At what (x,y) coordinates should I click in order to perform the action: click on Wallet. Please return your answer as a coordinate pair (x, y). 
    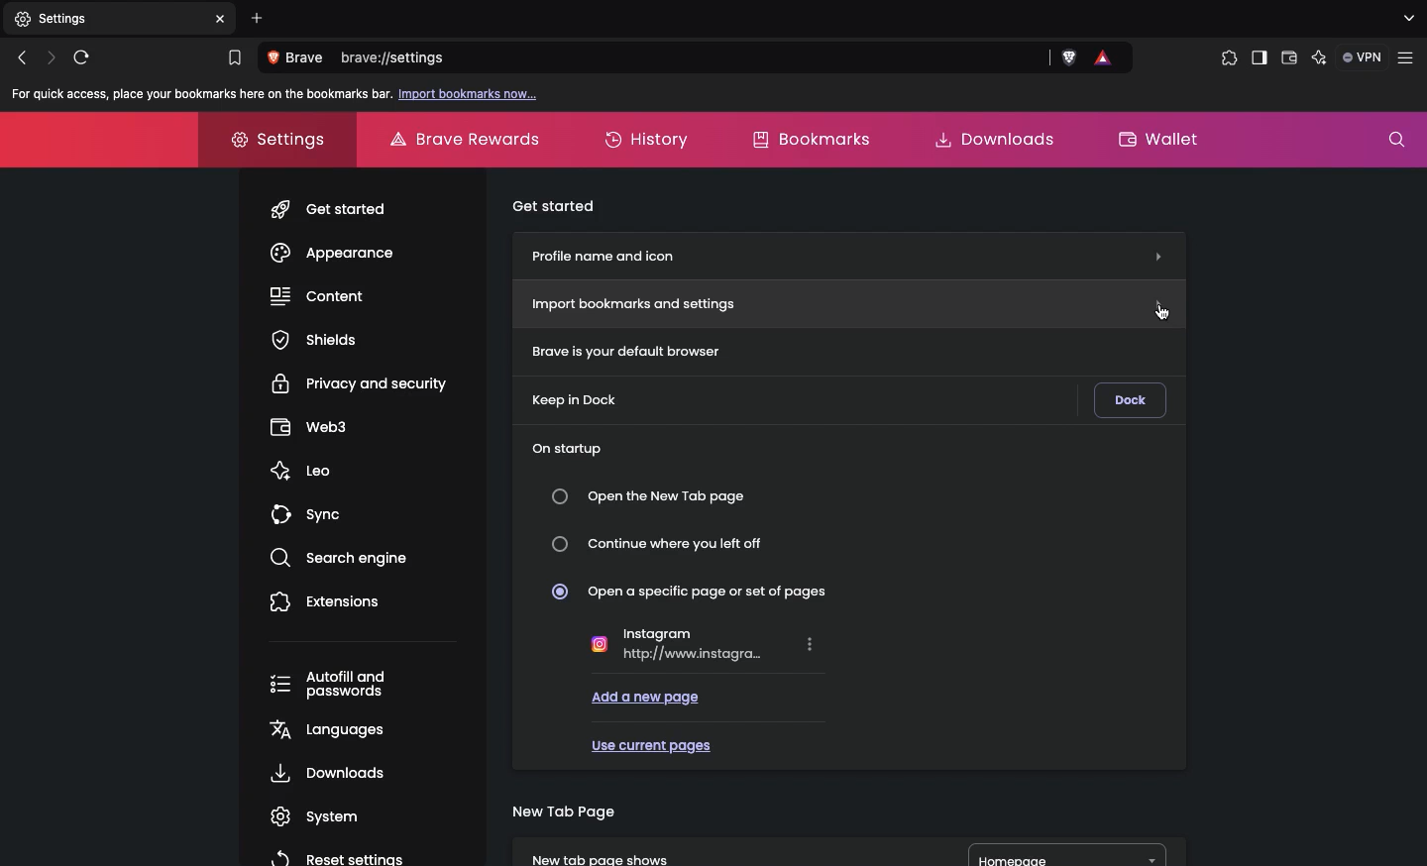
    Looking at the image, I should click on (1160, 137).